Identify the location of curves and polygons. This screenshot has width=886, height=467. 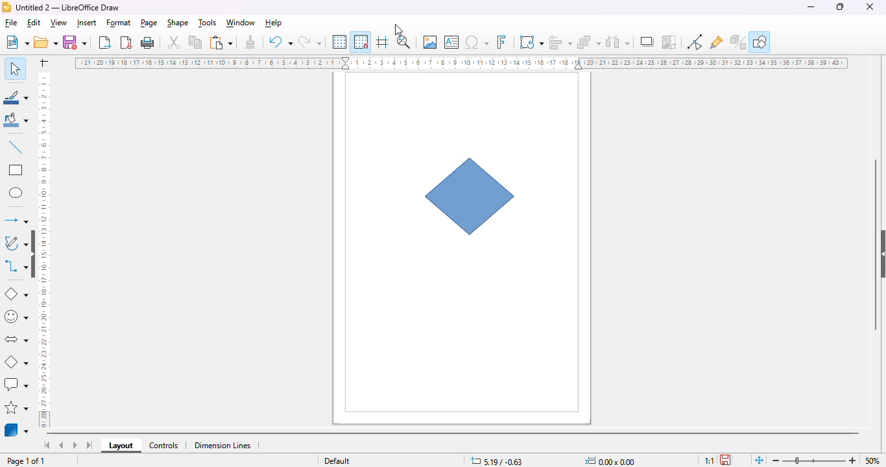
(16, 241).